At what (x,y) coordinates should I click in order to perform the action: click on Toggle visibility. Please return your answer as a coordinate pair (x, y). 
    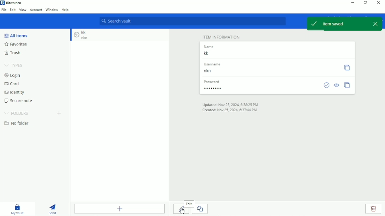
    Looking at the image, I should click on (337, 85).